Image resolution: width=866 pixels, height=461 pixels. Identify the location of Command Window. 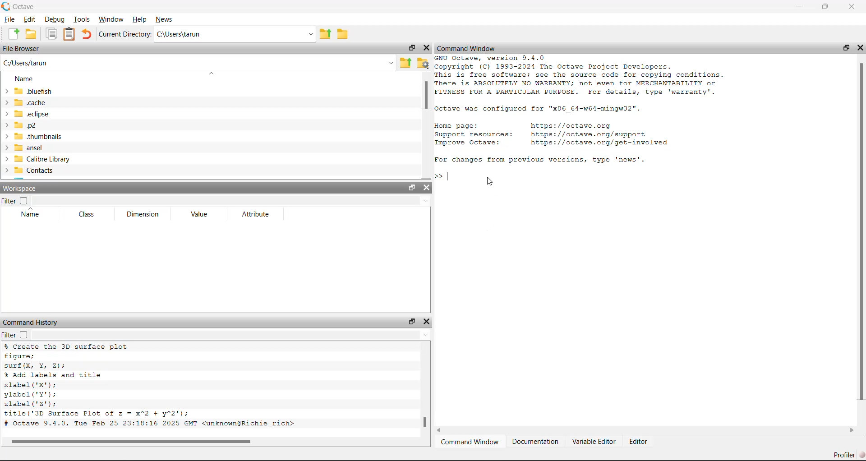
(466, 47).